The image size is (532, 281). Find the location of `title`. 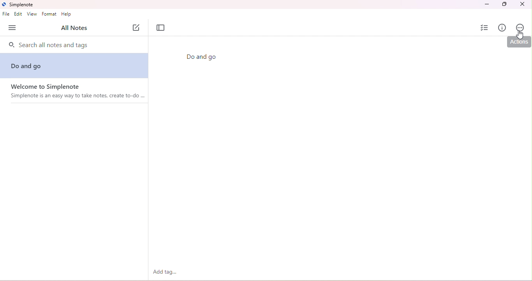

title is located at coordinates (19, 5).